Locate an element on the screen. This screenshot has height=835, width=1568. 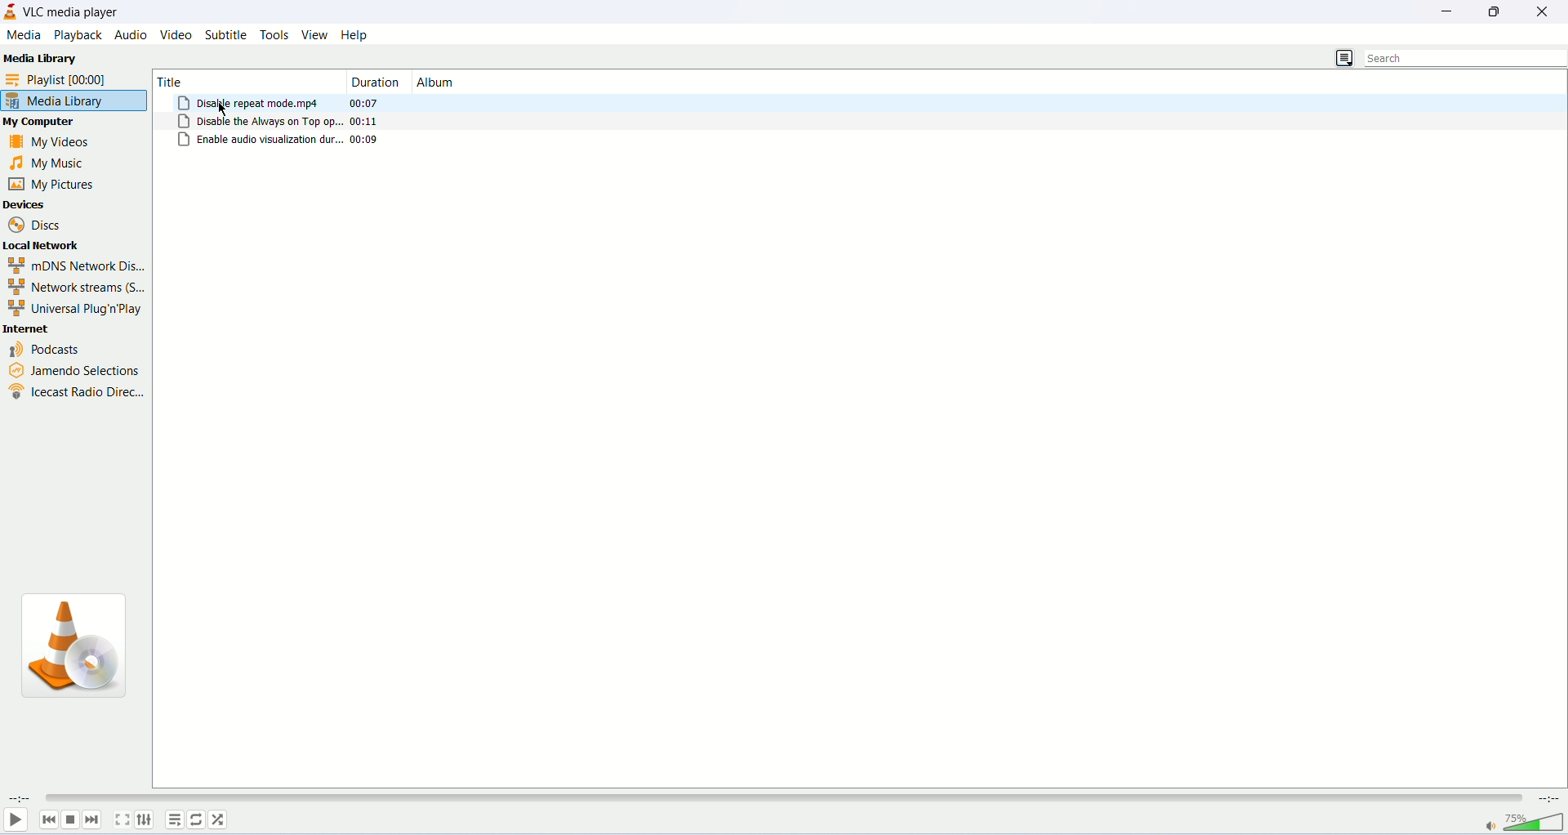
VLC icon is located at coordinates (82, 650).